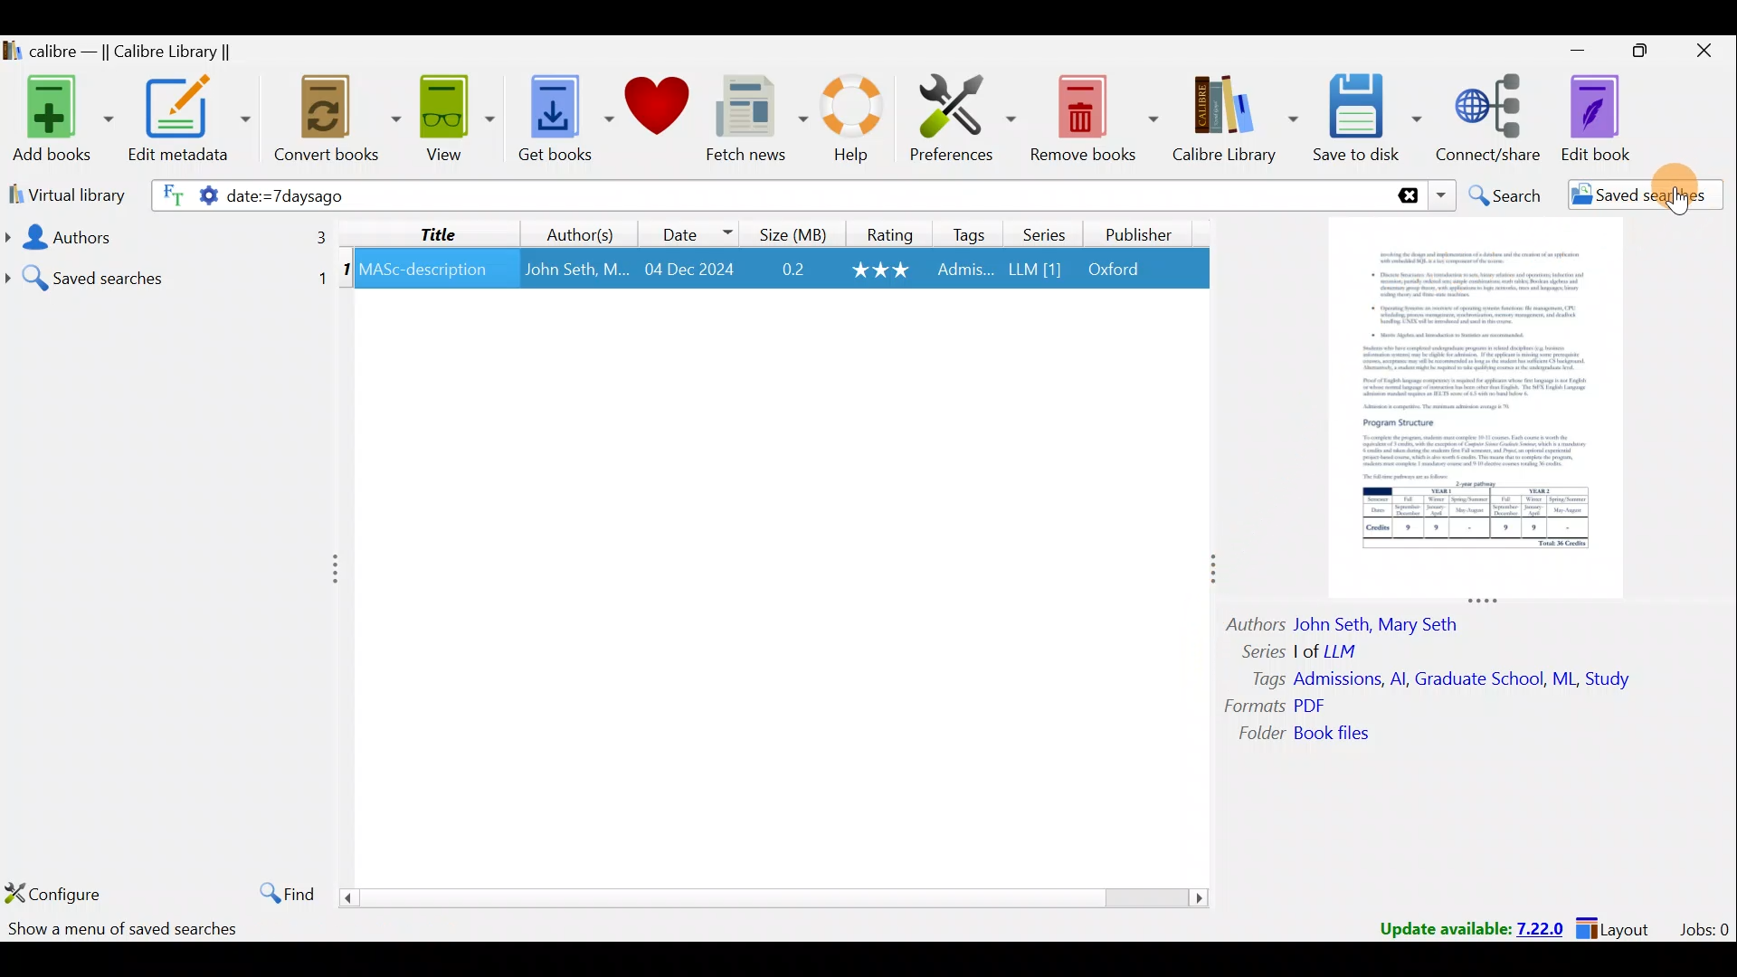 This screenshot has width=1737, height=977. I want to click on Minimize, so click(1568, 50).